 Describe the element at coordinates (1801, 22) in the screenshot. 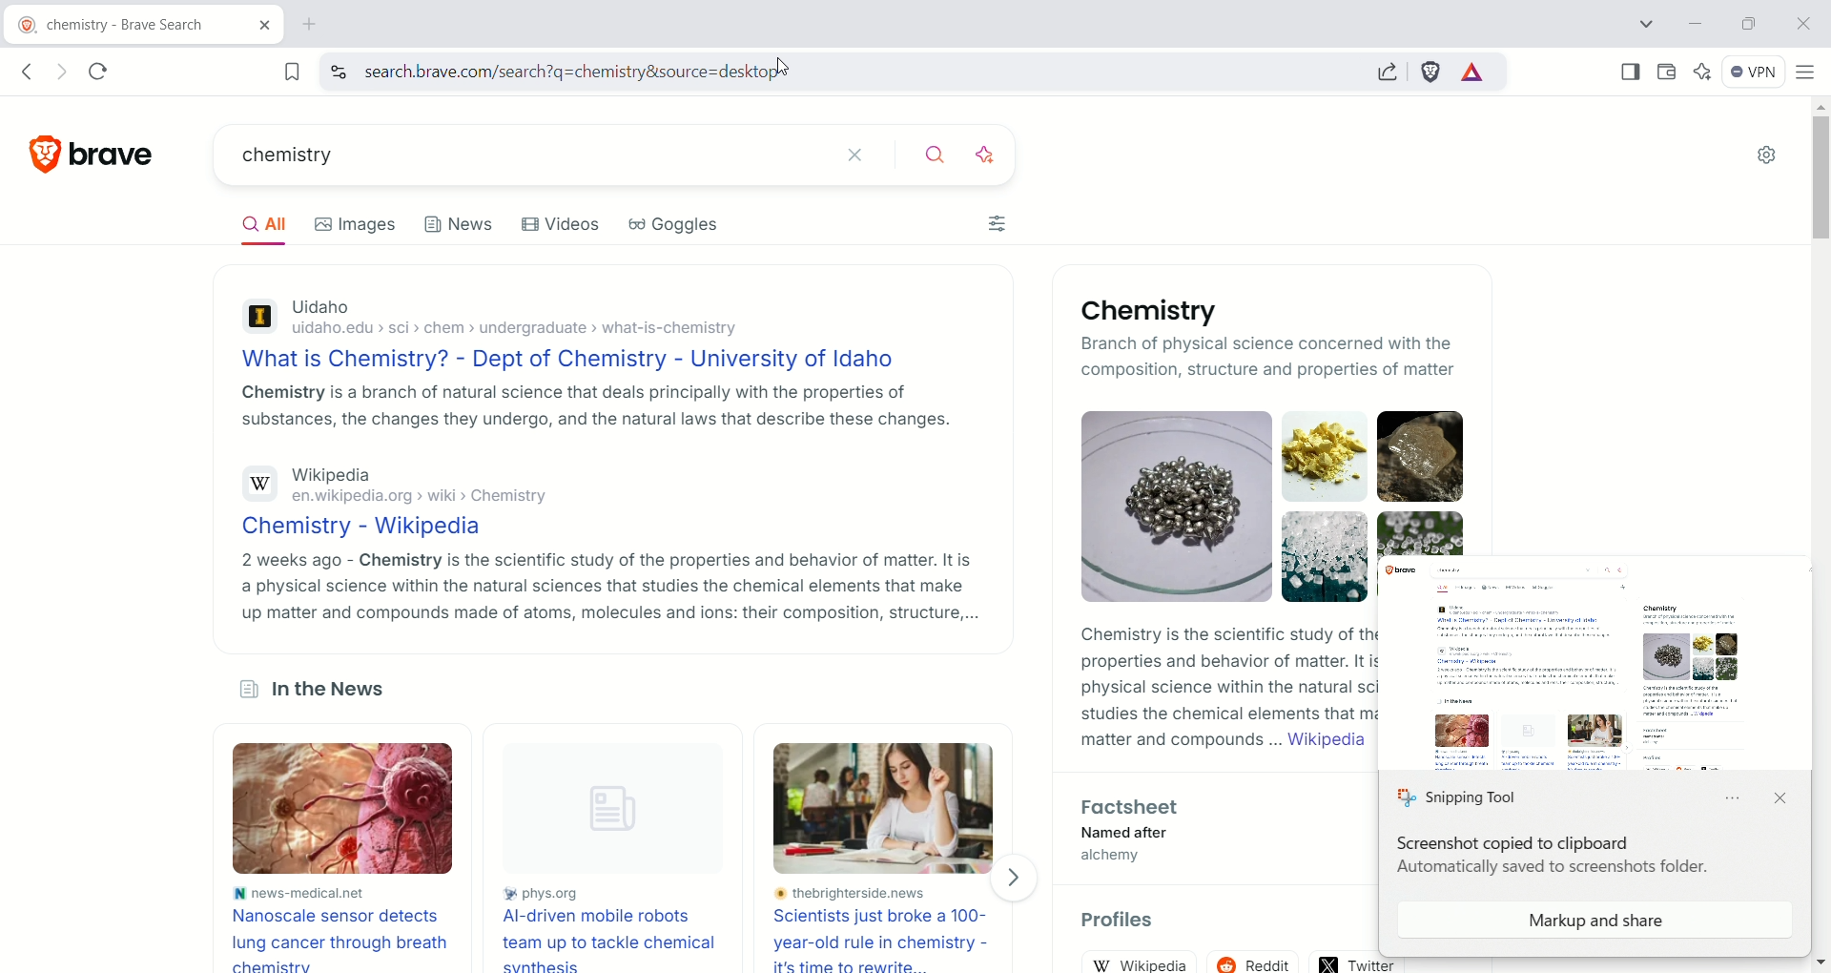

I see `close` at that location.